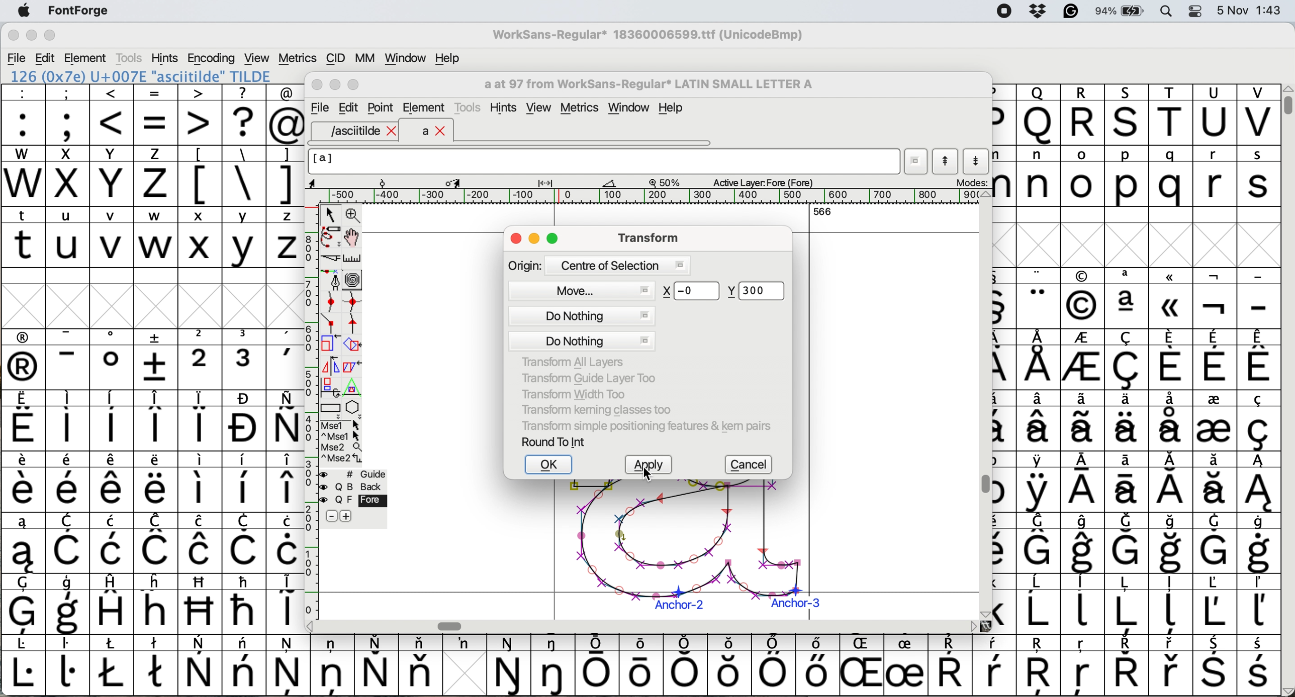 Image resolution: width=1295 pixels, height=697 pixels. Describe the element at coordinates (1173, 605) in the screenshot. I see `symbol` at that location.